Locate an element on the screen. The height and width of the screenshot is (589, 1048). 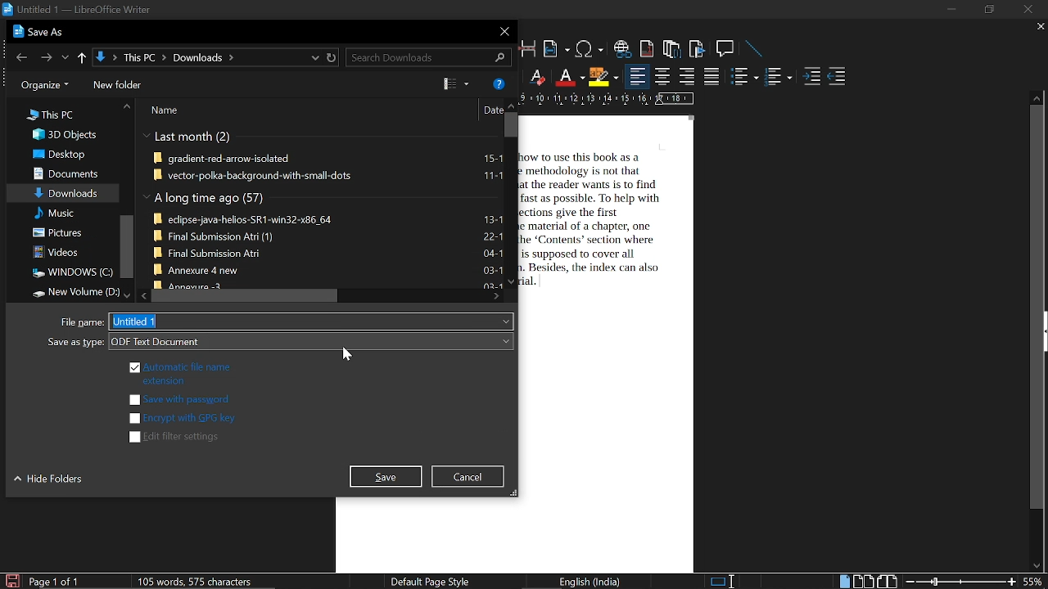
Last month (2) is located at coordinates (188, 137).